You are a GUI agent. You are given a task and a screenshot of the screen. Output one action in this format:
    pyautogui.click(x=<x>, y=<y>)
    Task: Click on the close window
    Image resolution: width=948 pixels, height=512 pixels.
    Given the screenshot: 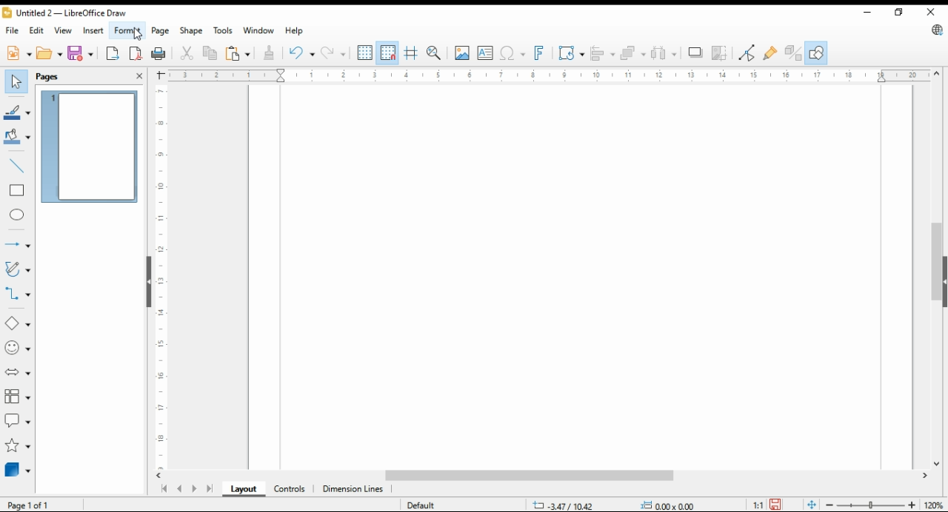 What is the action you would take?
    pyautogui.click(x=932, y=12)
    